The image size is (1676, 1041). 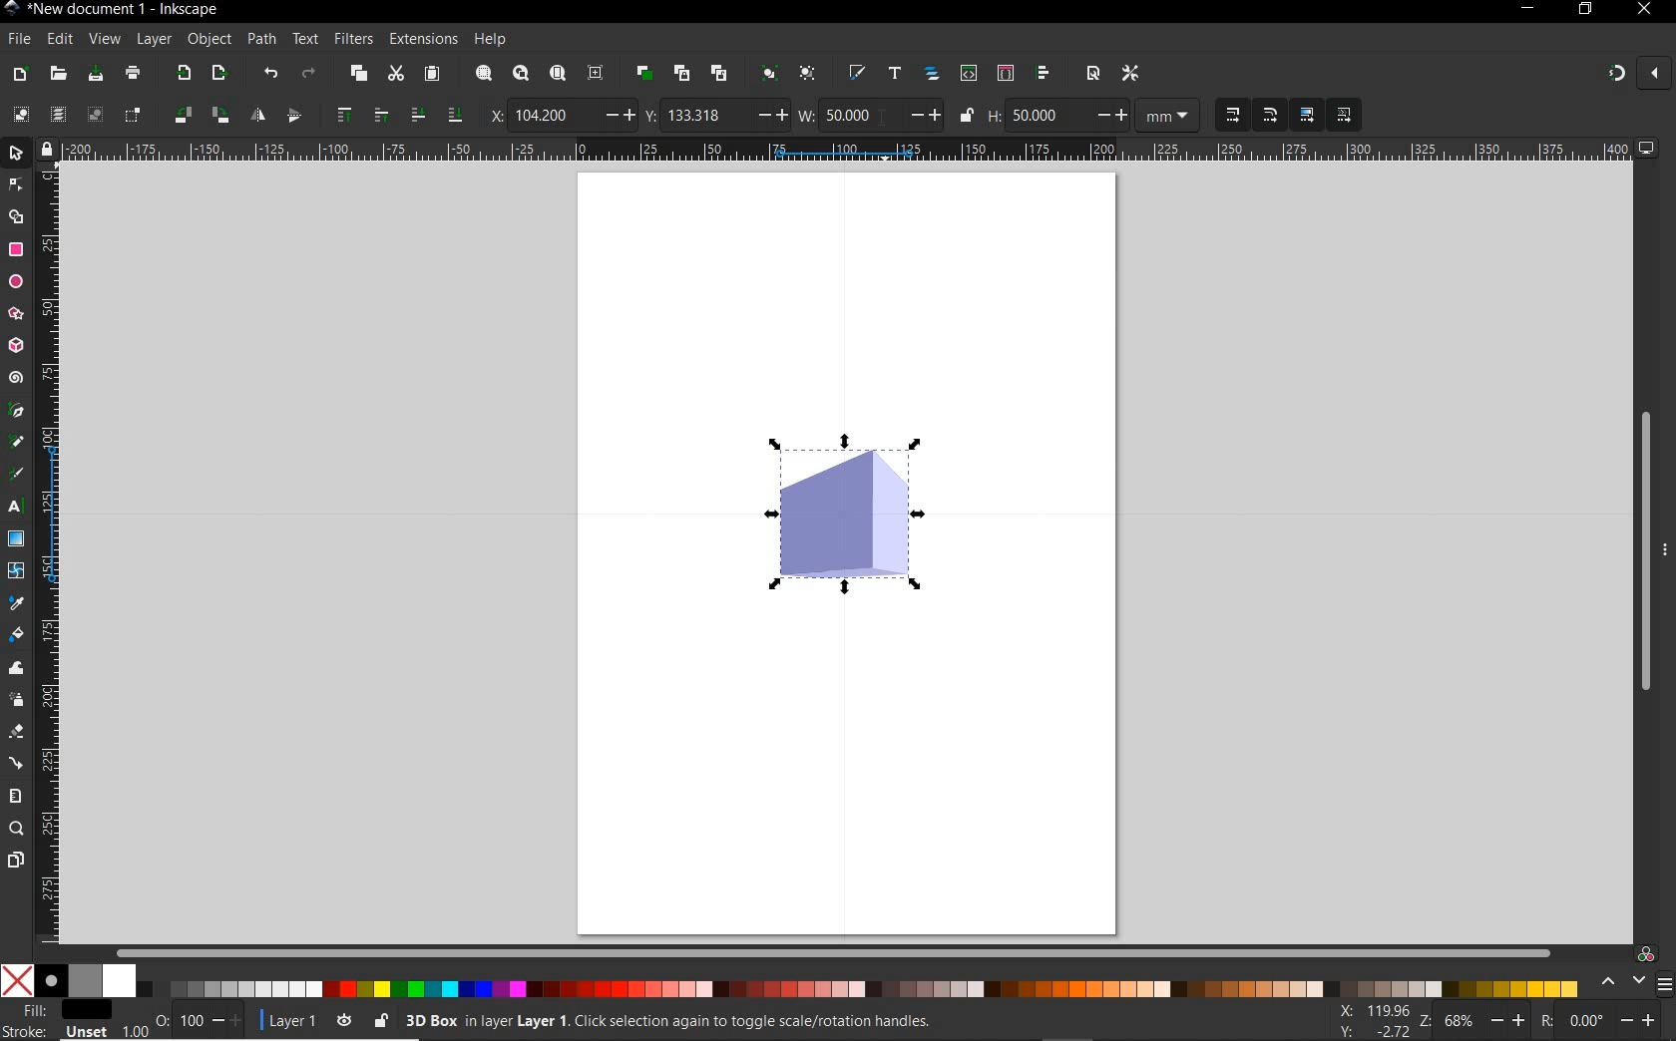 I want to click on 3d box tool, so click(x=15, y=347).